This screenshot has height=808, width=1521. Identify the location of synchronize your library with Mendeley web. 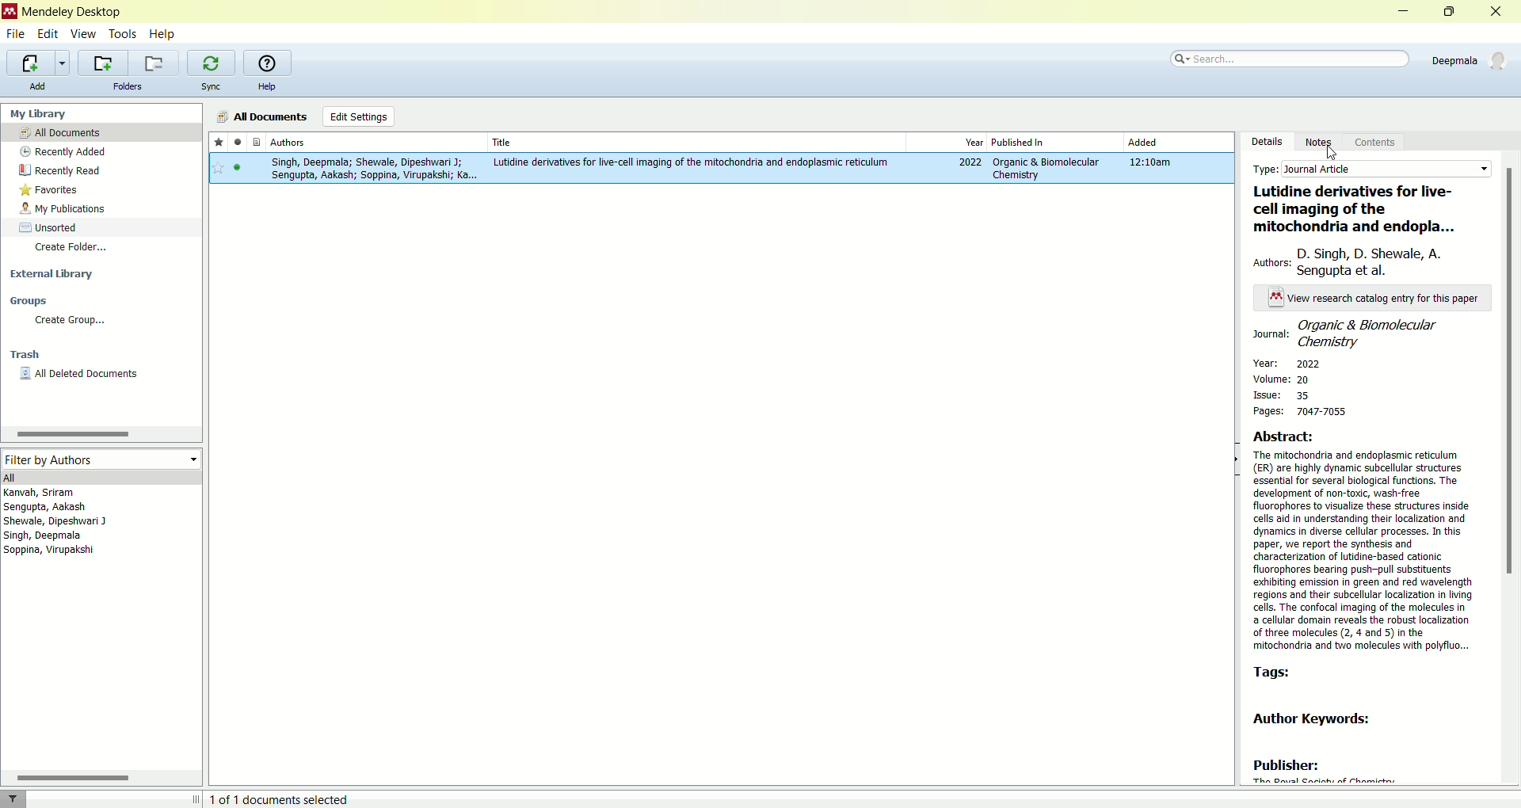
(213, 63).